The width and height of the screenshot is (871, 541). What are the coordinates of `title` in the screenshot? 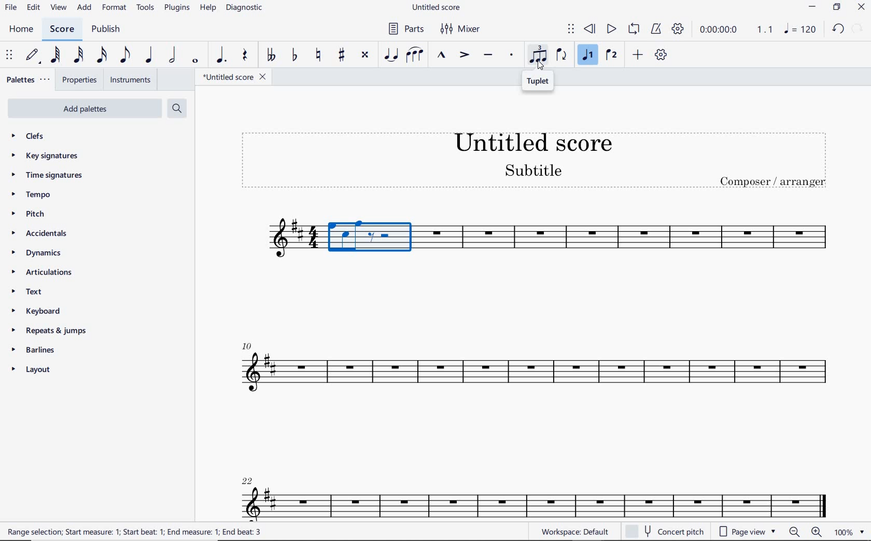 It's located at (533, 160).